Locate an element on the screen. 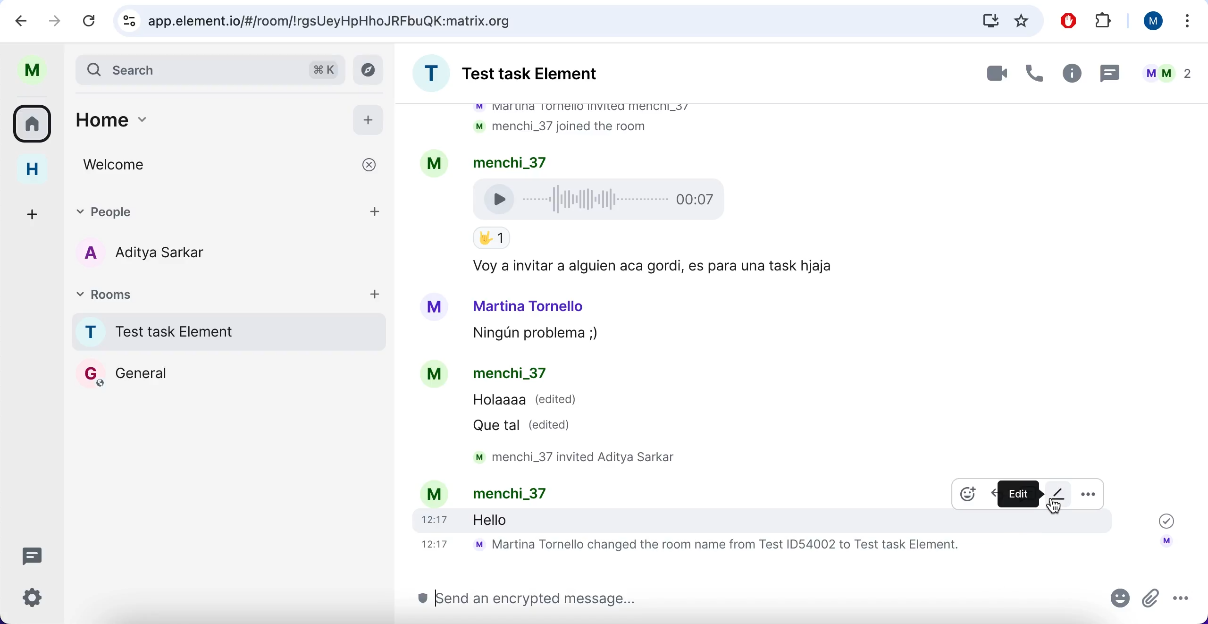 The image size is (1208, 624). forward is located at coordinates (54, 23).